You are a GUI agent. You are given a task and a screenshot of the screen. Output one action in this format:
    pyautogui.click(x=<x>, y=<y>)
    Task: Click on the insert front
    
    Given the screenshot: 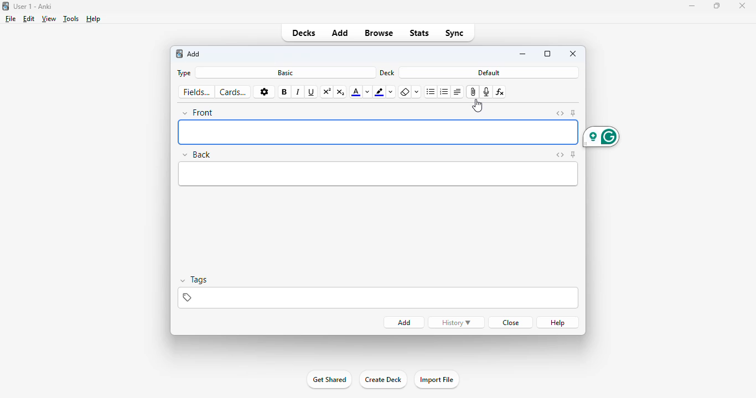 What is the action you would take?
    pyautogui.click(x=379, y=132)
    